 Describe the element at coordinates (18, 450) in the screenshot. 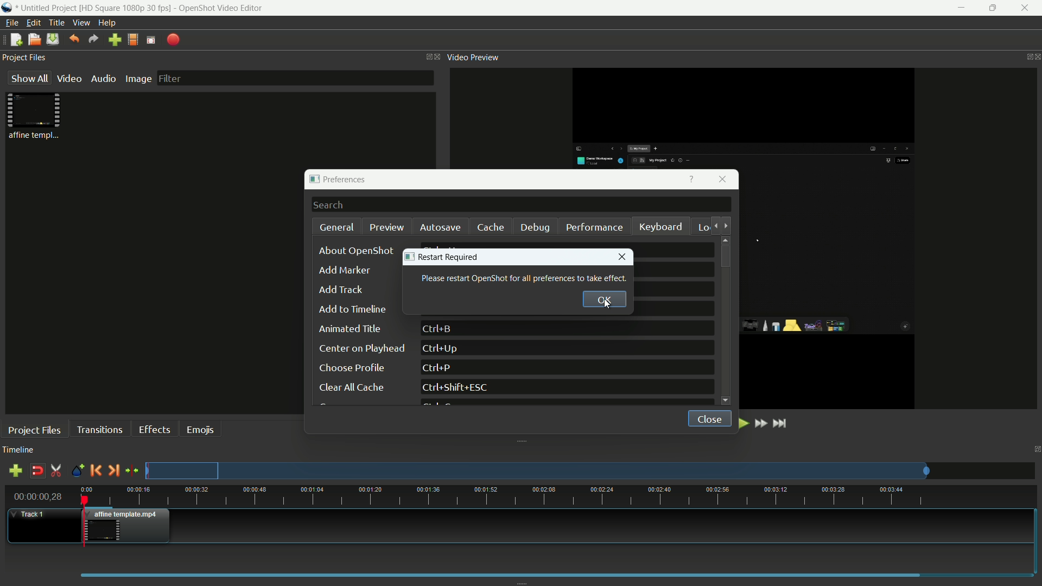

I see `timeline` at that location.